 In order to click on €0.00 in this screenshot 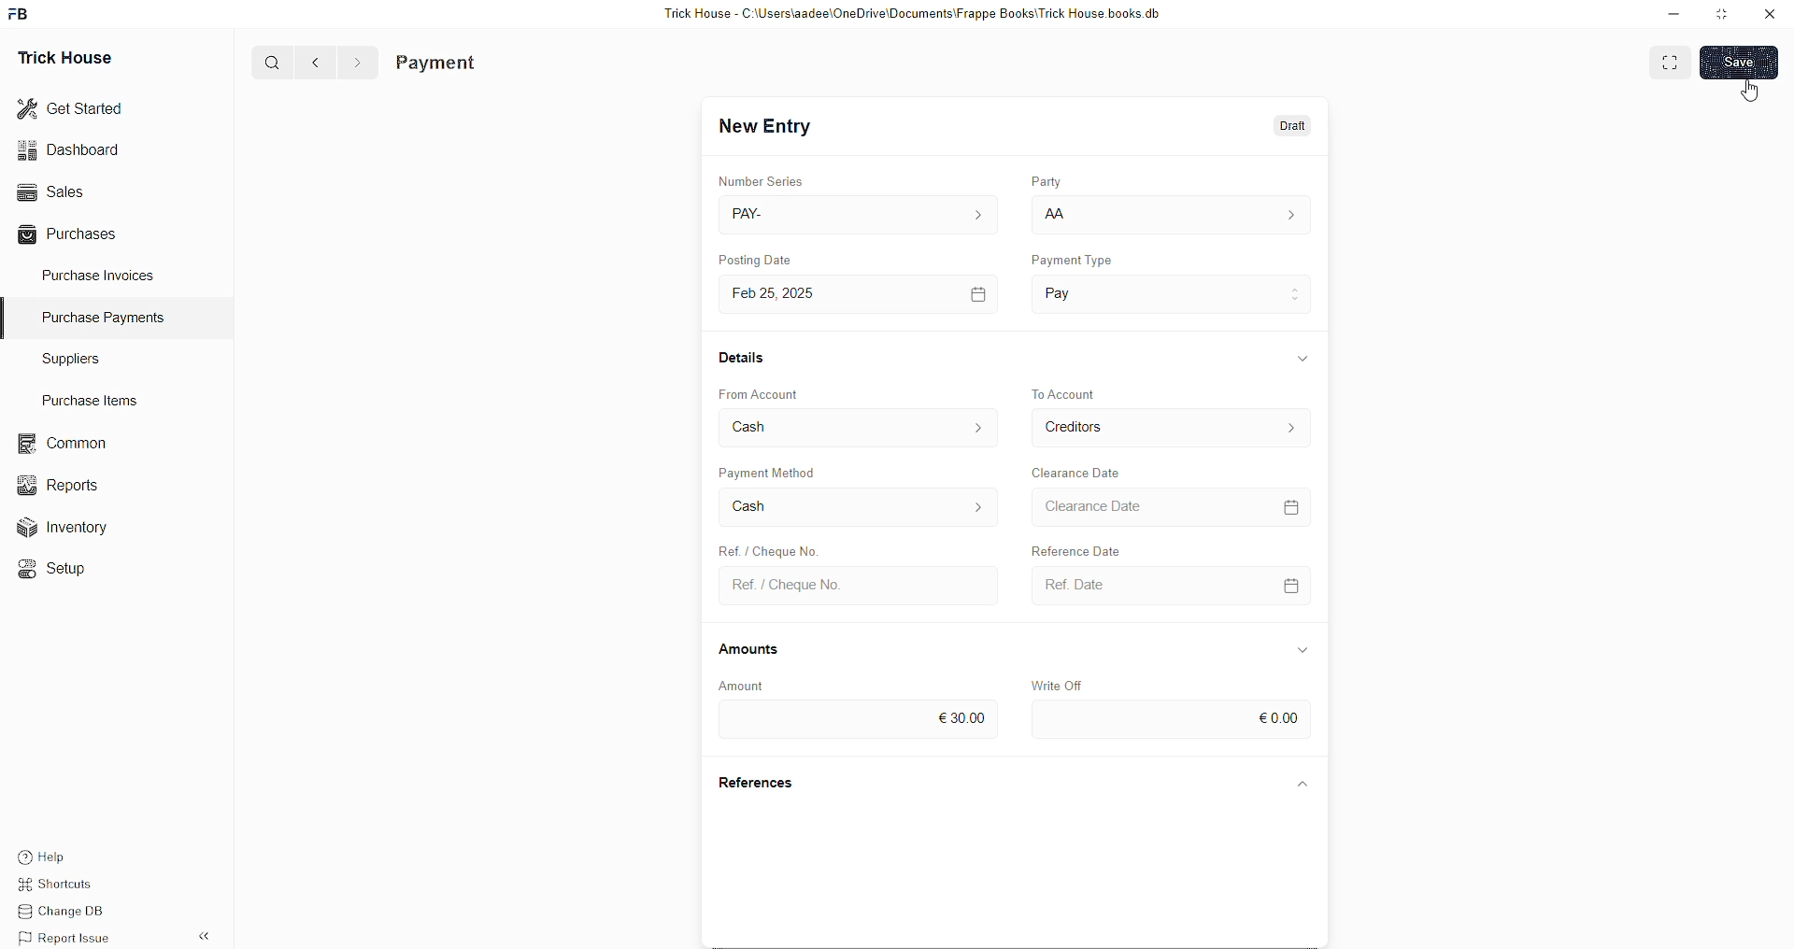, I will do `click(1273, 719)`.